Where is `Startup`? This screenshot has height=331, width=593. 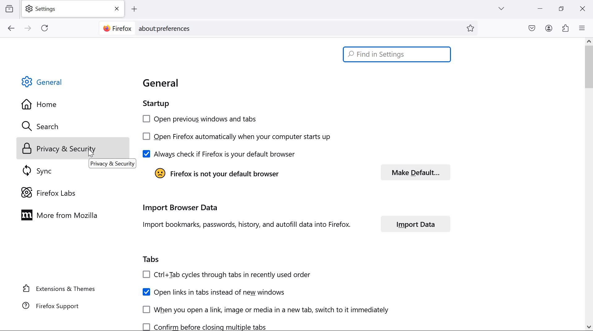
Startup is located at coordinates (157, 103).